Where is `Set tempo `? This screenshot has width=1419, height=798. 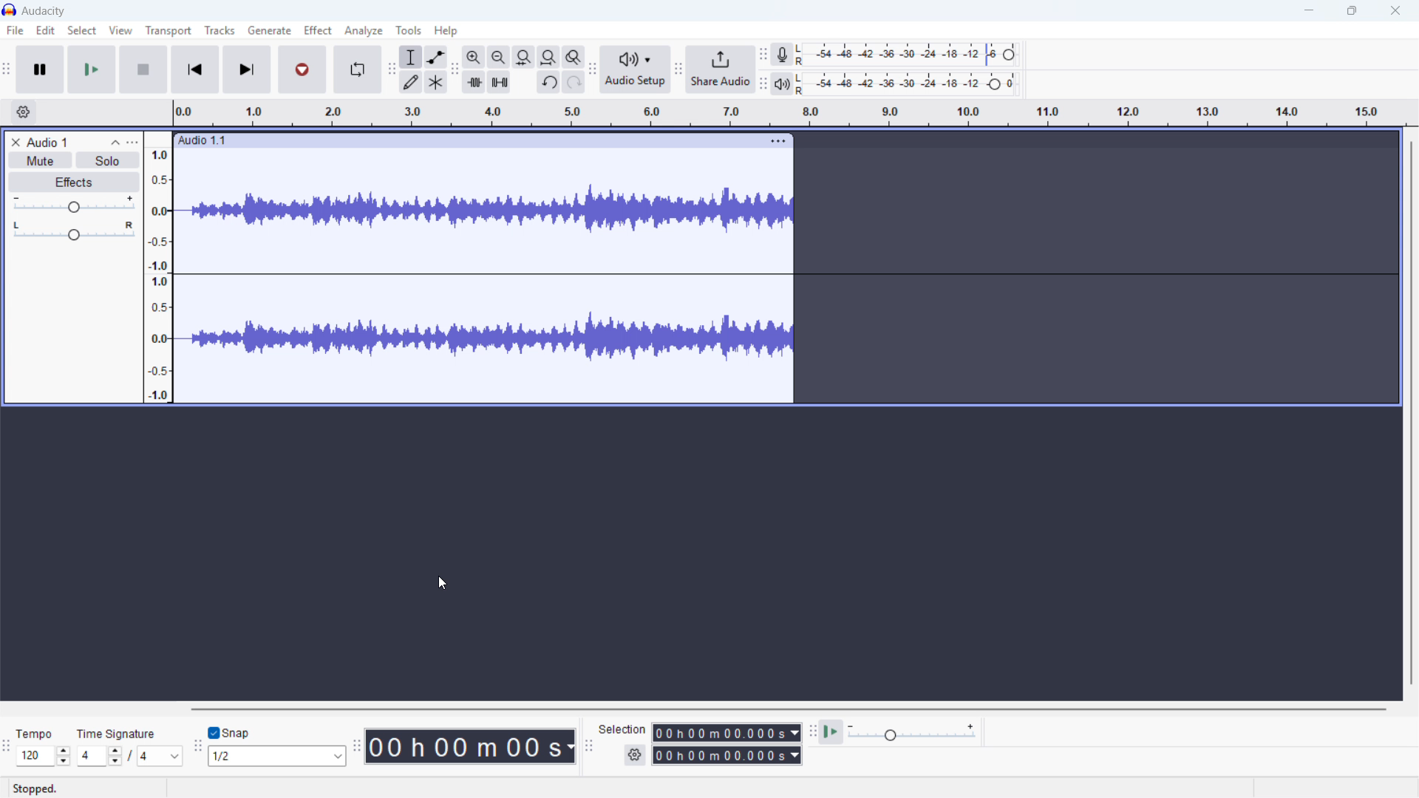
Set tempo  is located at coordinates (43, 755).